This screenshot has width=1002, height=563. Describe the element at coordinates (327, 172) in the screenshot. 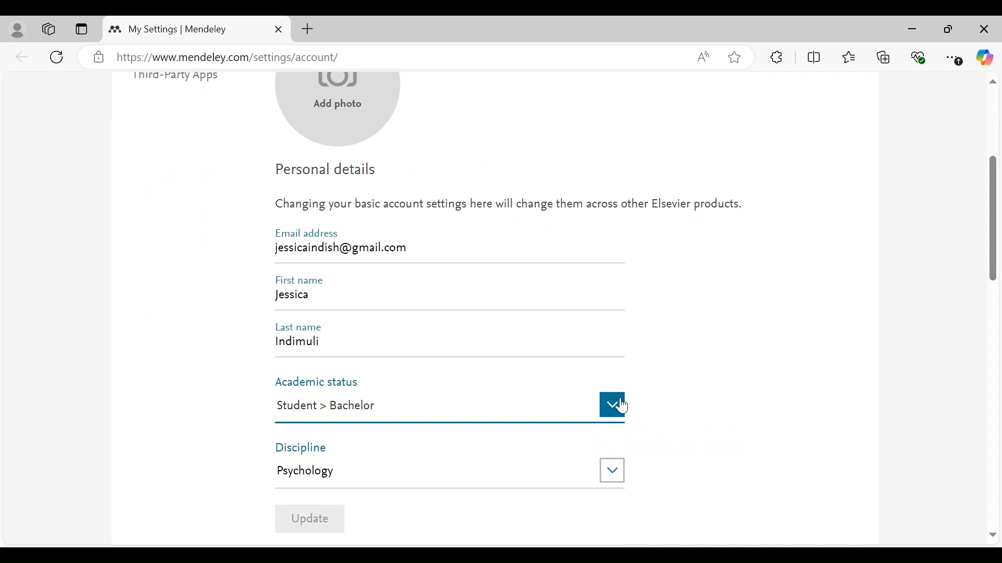

I see `Personal Details` at that location.